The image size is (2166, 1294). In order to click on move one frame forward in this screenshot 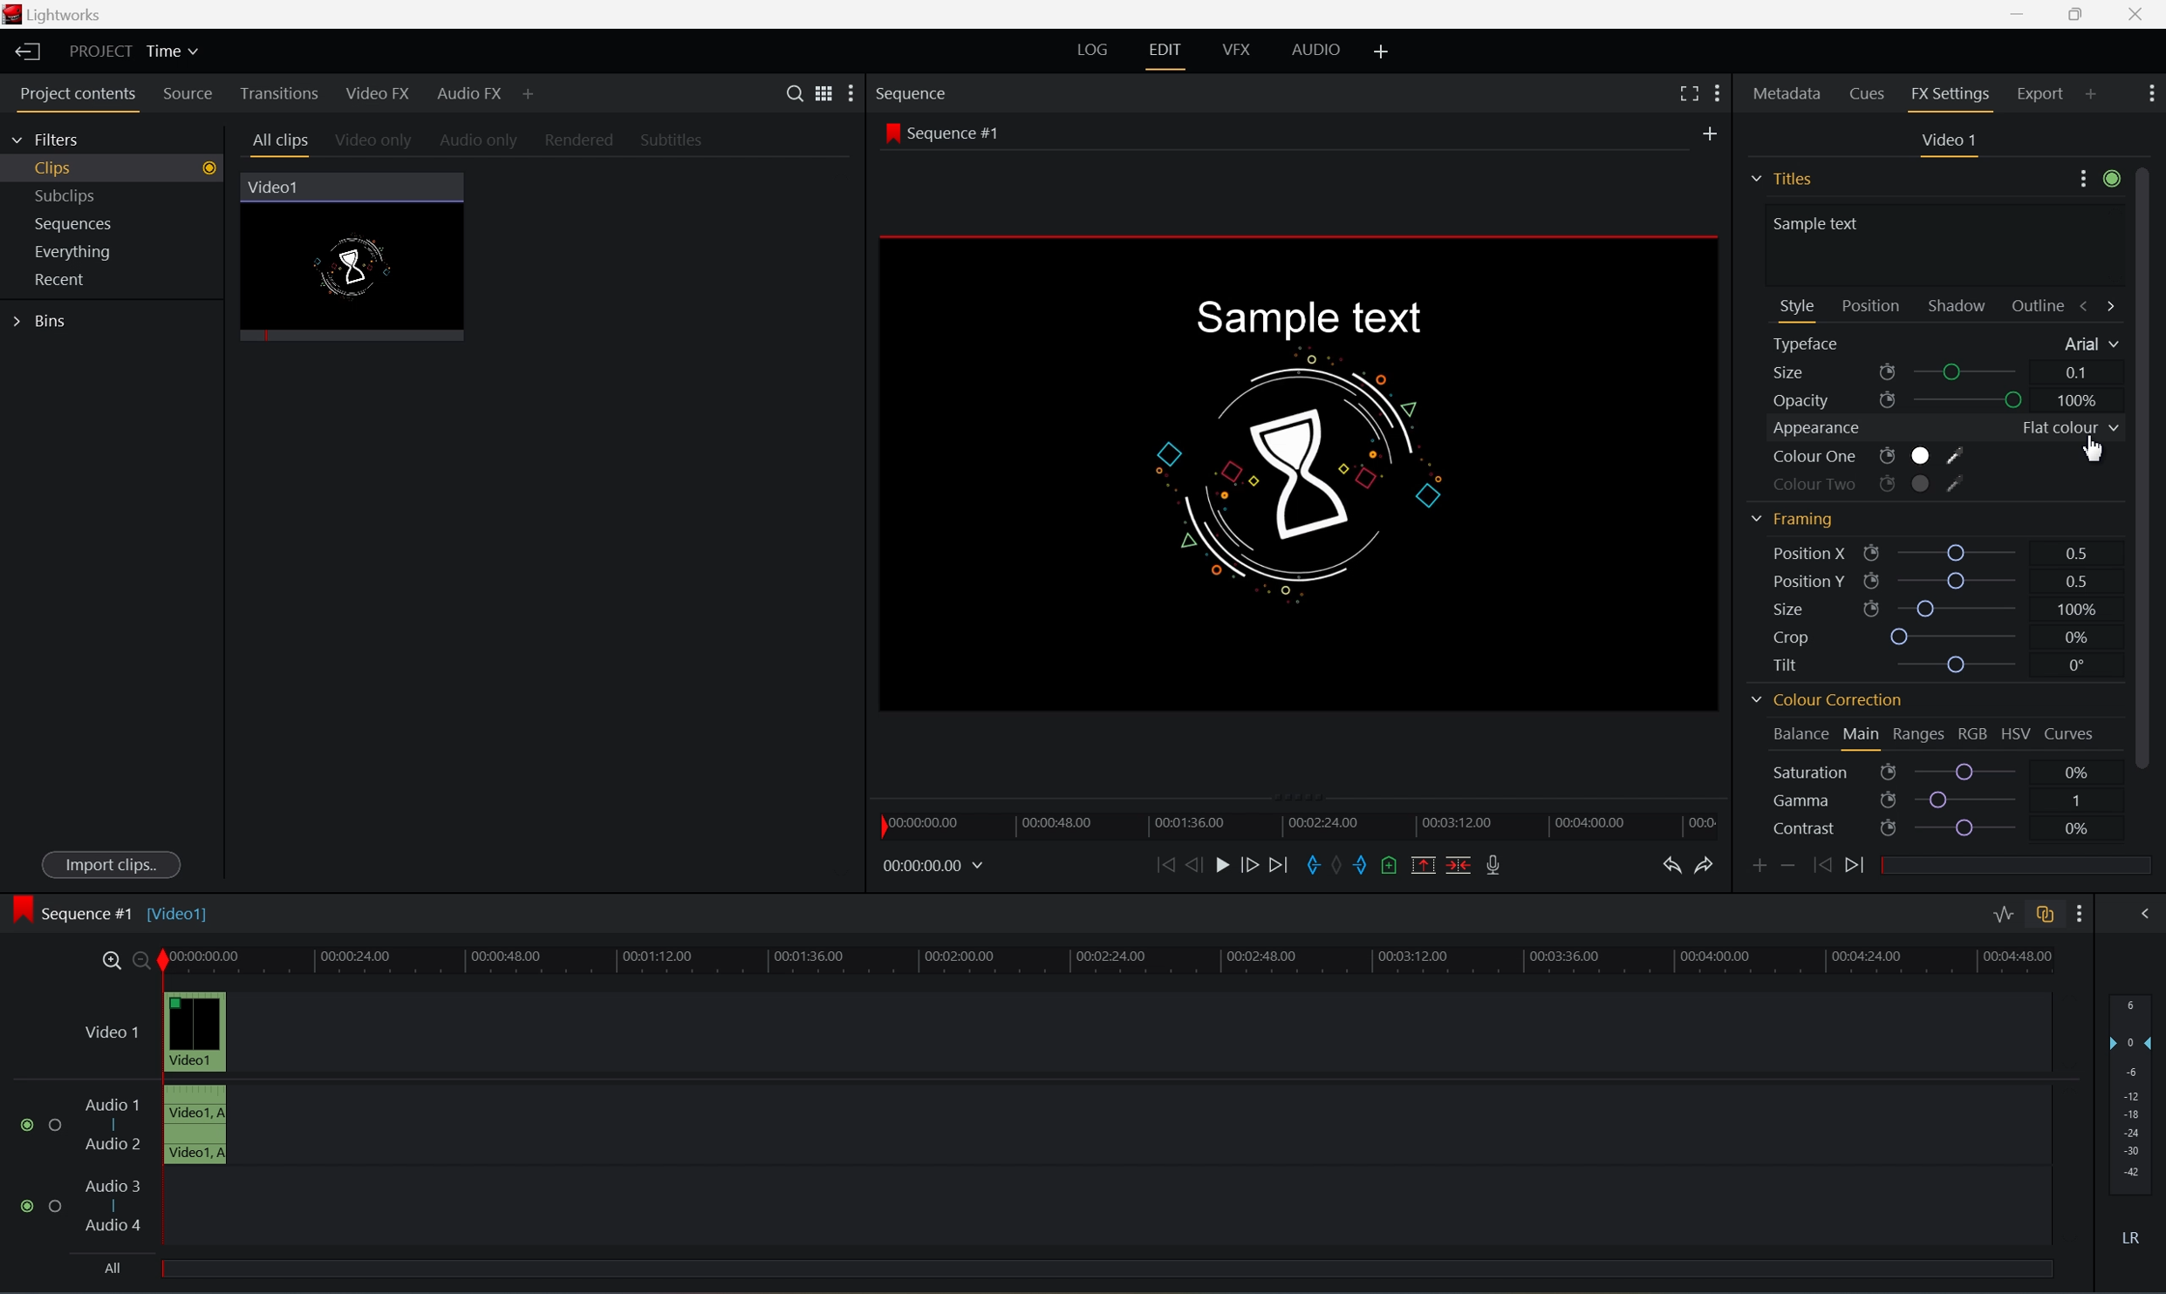, I will do `click(1257, 865)`.